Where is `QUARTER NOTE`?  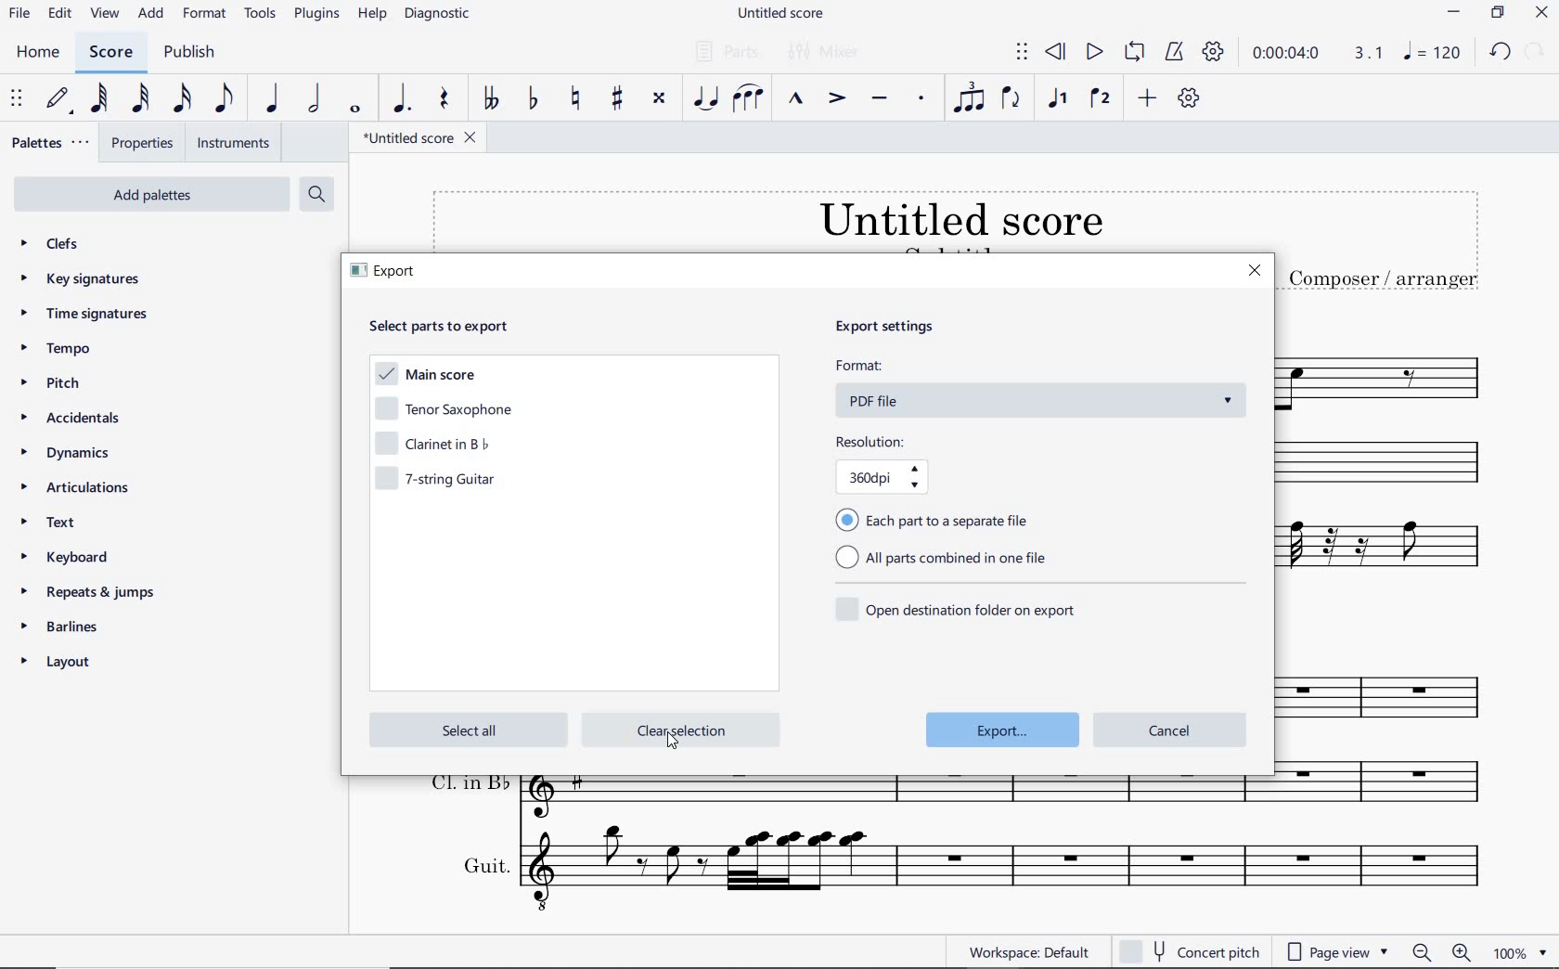 QUARTER NOTE is located at coordinates (273, 99).